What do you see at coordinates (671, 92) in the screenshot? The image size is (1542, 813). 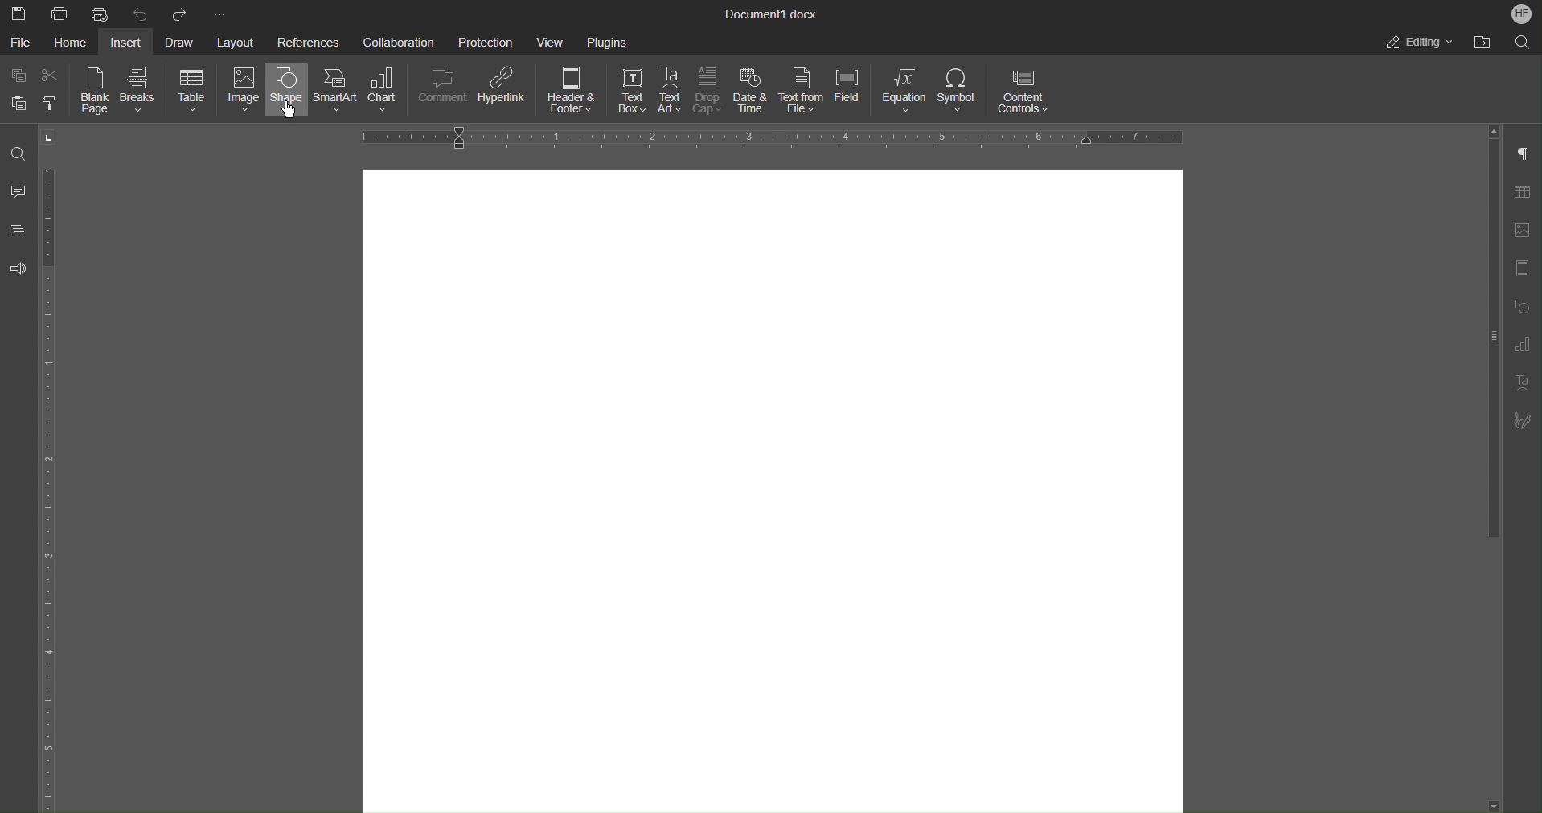 I see `Text Art` at bounding box center [671, 92].